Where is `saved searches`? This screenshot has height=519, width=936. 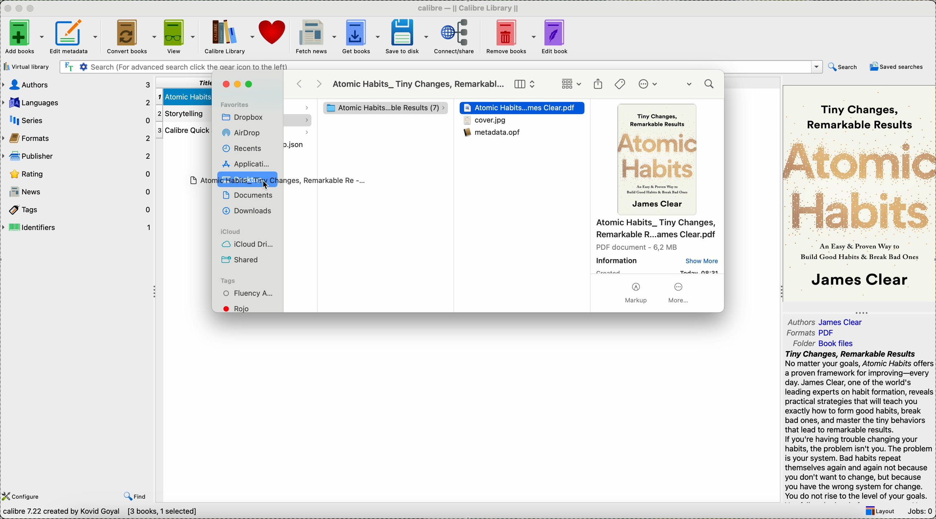
saved searches is located at coordinates (897, 66).